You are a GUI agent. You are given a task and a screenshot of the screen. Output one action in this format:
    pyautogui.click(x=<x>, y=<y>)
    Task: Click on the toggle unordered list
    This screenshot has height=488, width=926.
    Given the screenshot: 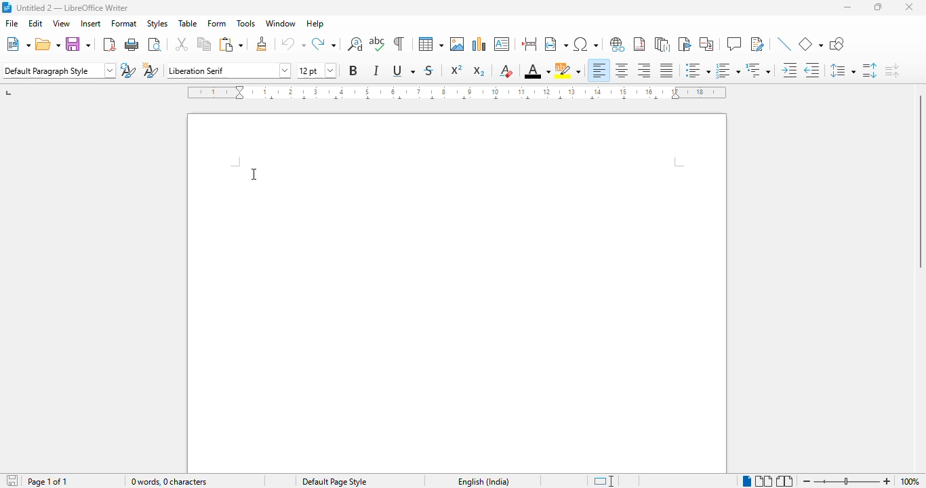 What is the action you would take?
    pyautogui.click(x=698, y=70)
    